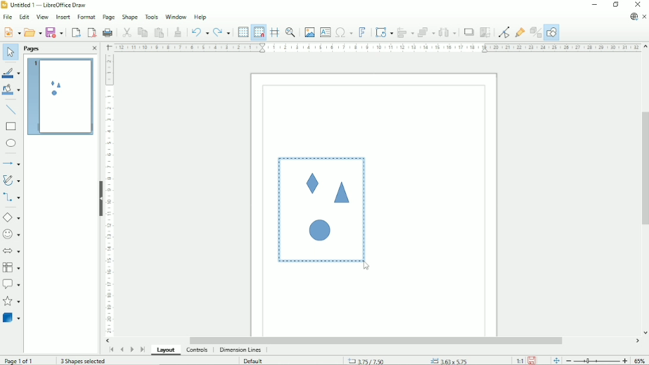 The height and width of the screenshot is (365, 649). Describe the element at coordinates (62, 17) in the screenshot. I see `Insert` at that location.